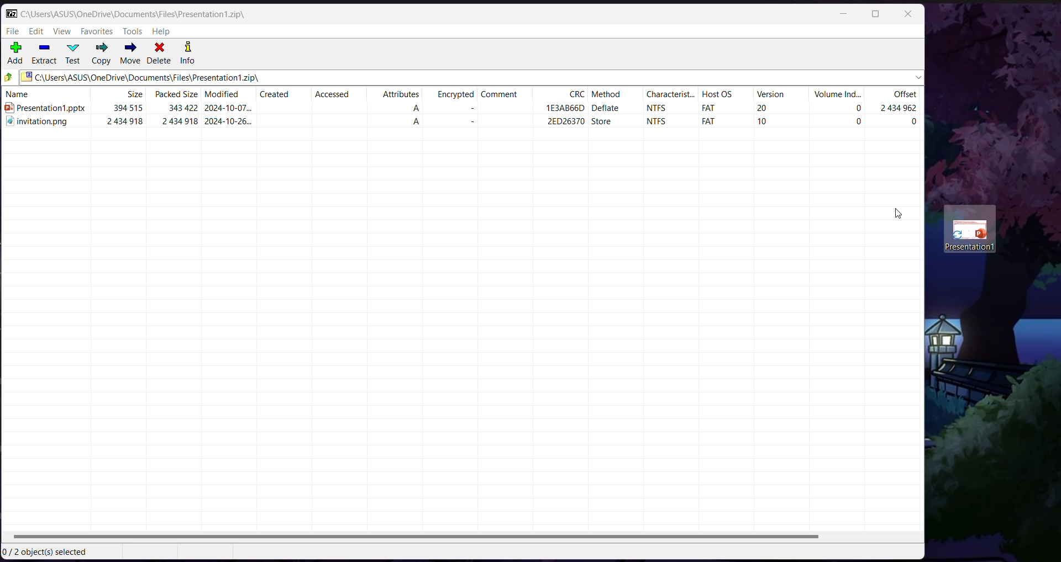 Image resolution: width=1061 pixels, height=562 pixels. What do you see at coordinates (51, 109) in the screenshot?
I see `presentation1.pptx` at bounding box center [51, 109].